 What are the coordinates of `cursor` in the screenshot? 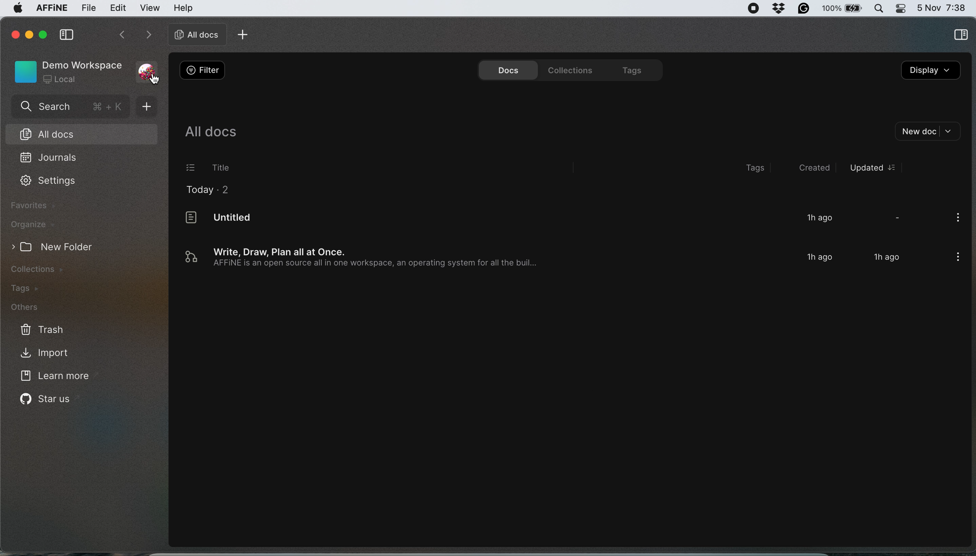 It's located at (155, 79).